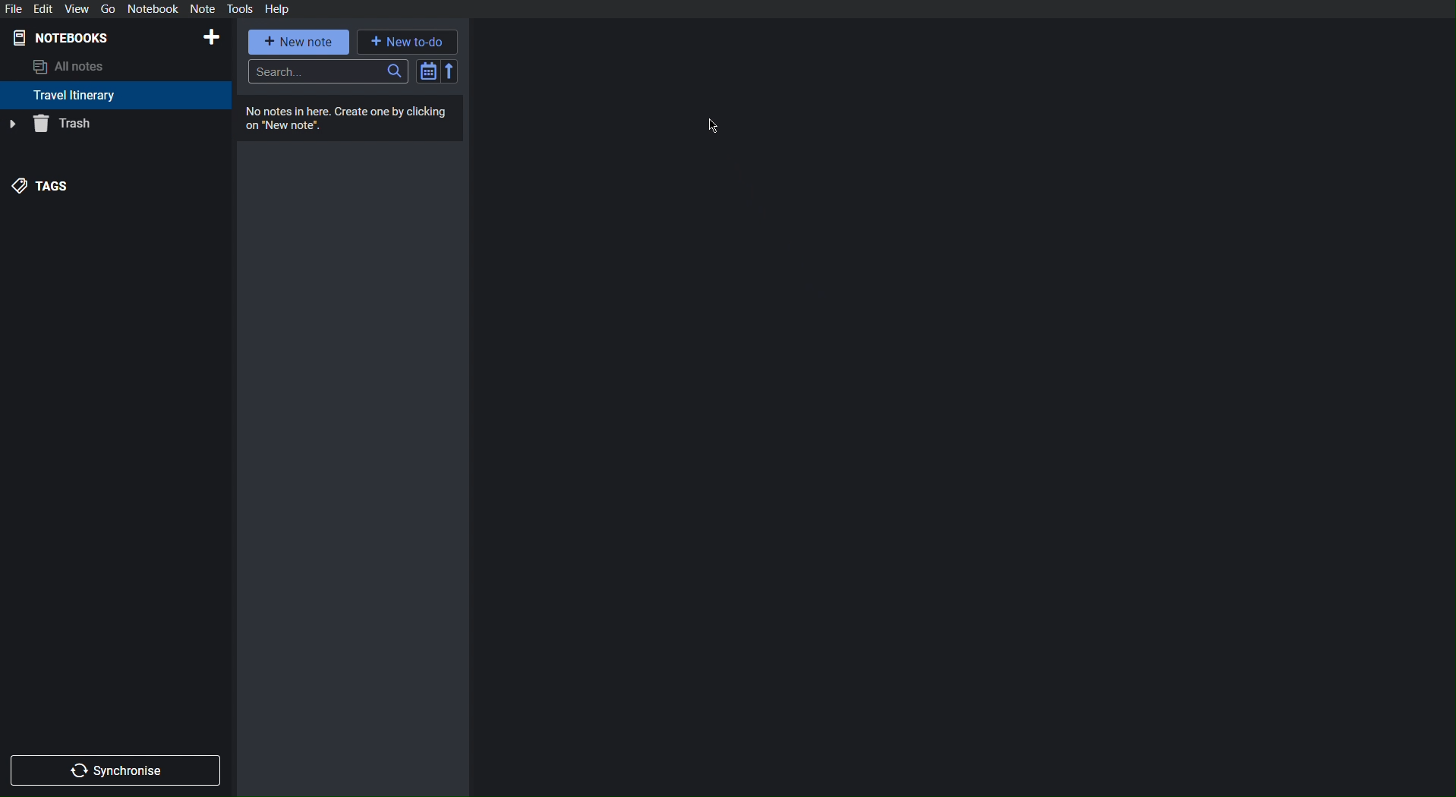 Image resolution: width=1456 pixels, height=797 pixels. Describe the element at coordinates (711, 125) in the screenshot. I see `Cursor` at that location.